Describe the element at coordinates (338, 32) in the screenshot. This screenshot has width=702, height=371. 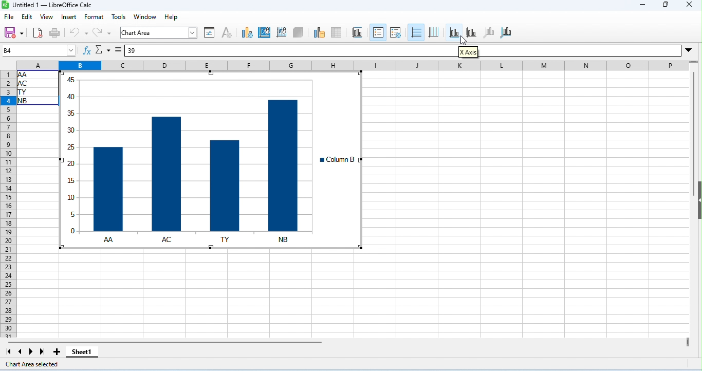
I see `data table` at that location.